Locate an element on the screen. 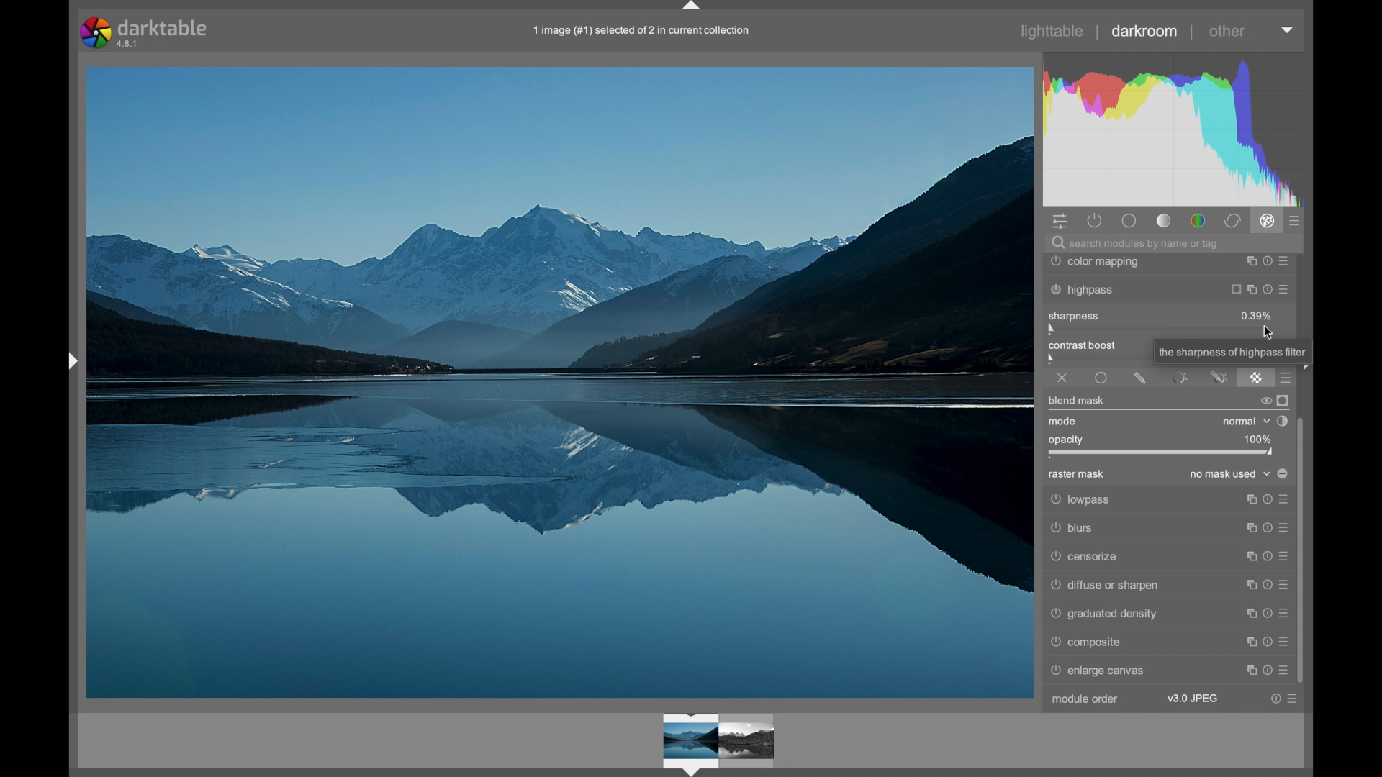 The image size is (1382, 777). quick access panel is located at coordinates (1062, 222).